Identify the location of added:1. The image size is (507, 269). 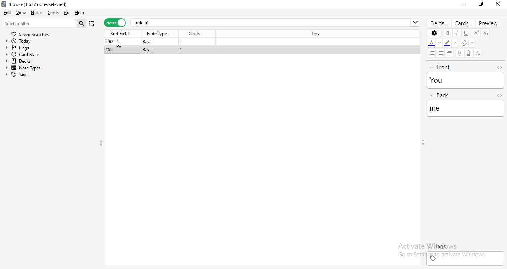
(277, 22).